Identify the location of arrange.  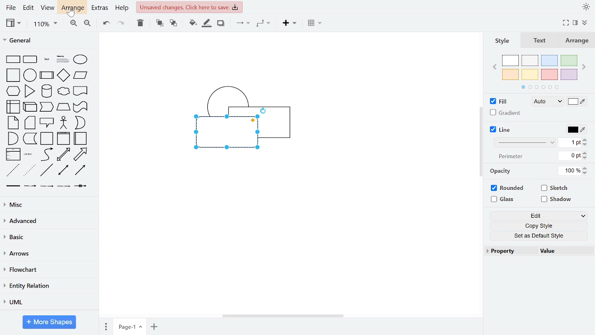
(577, 41).